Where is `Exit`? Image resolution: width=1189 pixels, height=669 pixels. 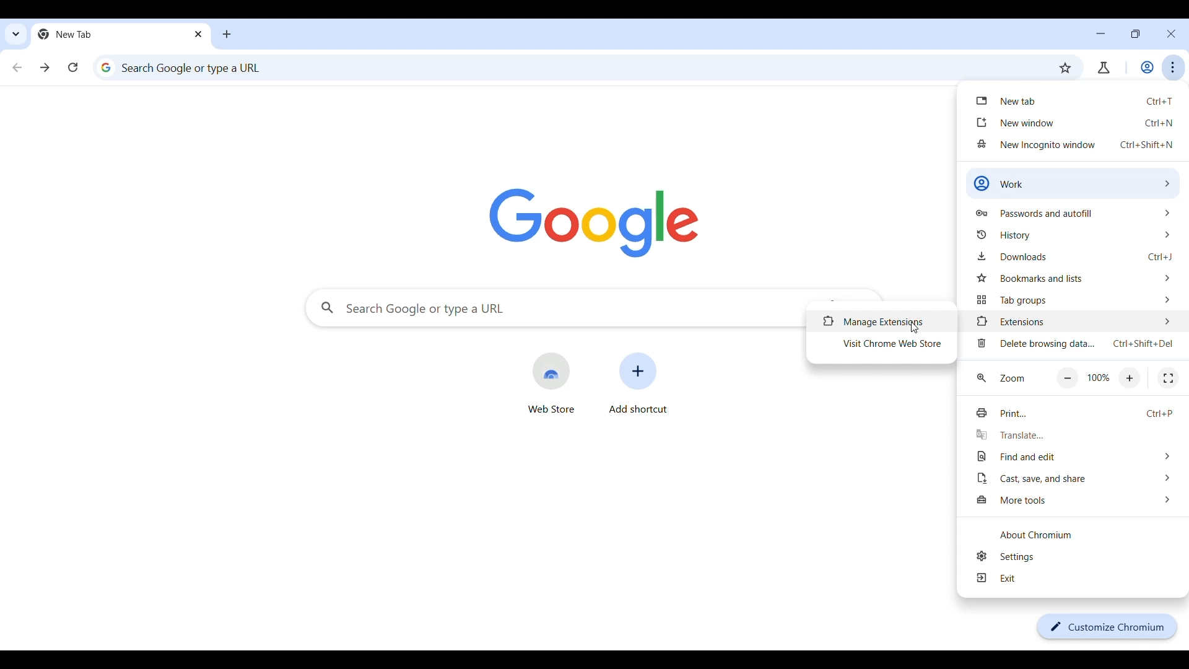 Exit is located at coordinates (1079, 578).